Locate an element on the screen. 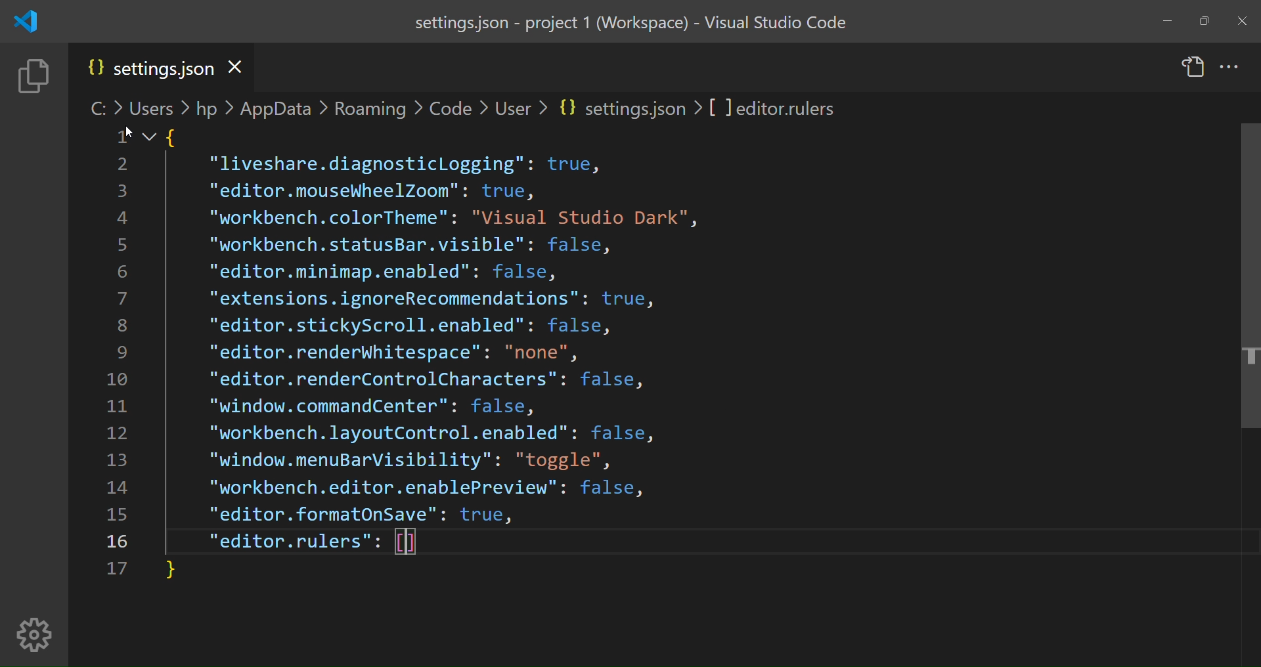  more actions is located at coordinates (1230, 65).